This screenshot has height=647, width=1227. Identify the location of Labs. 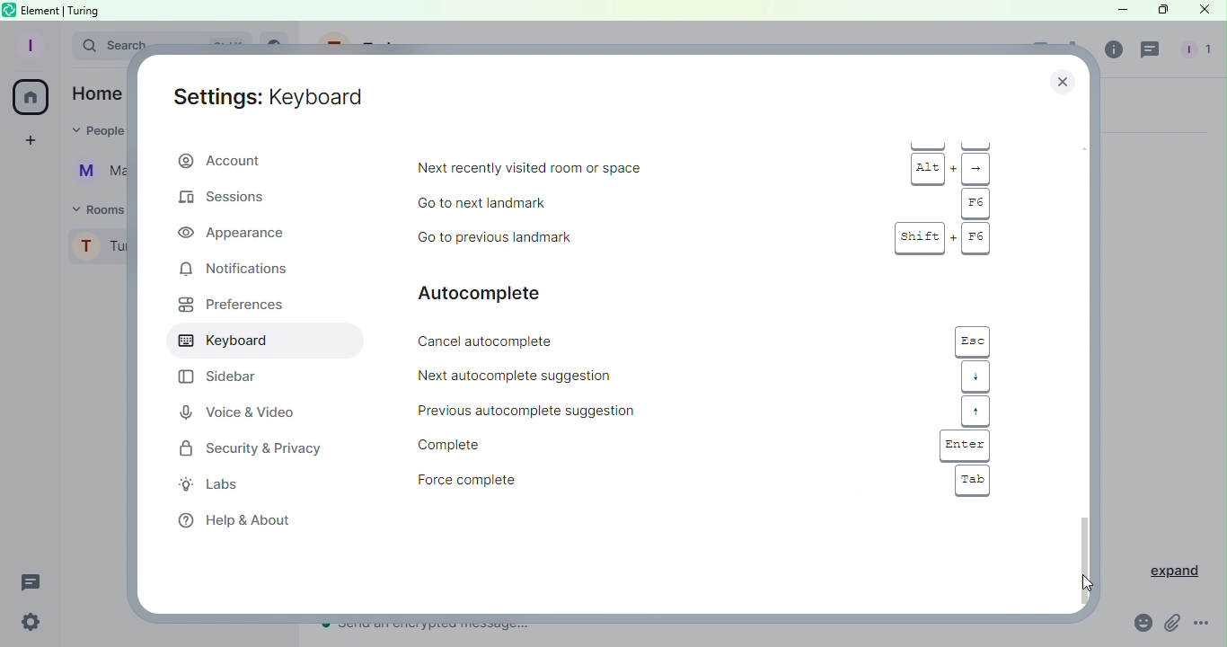
(220, 486).